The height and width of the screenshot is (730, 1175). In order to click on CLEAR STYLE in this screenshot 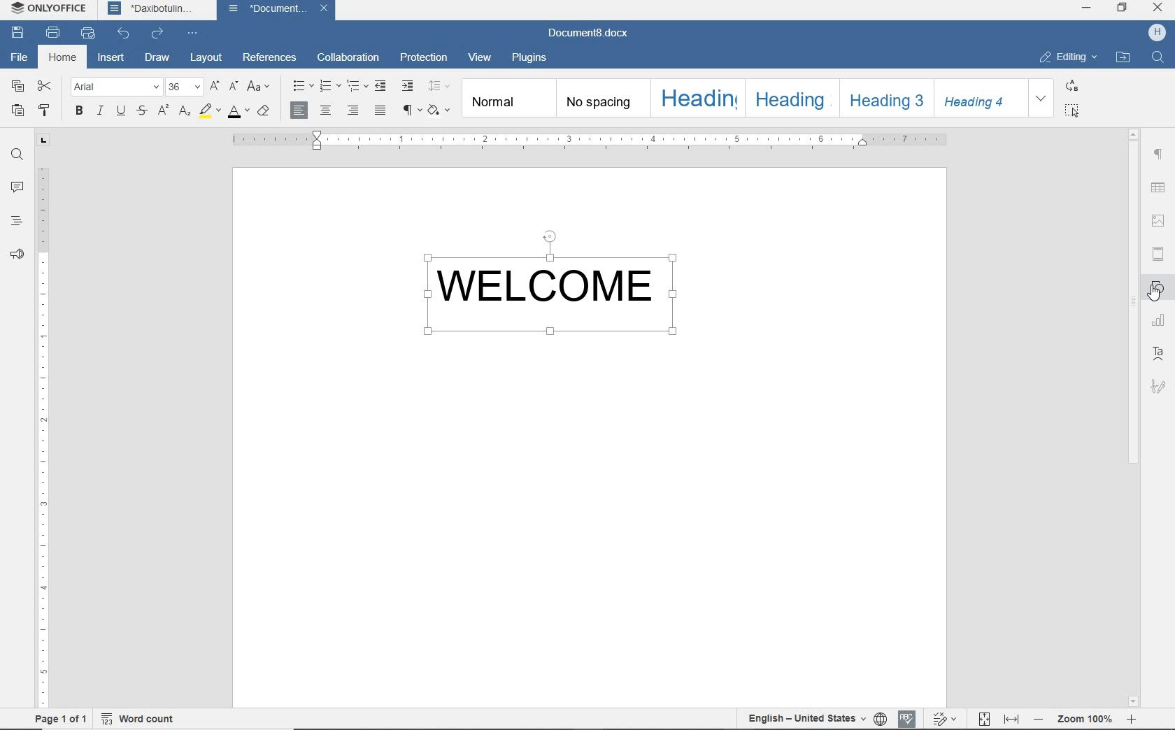, I will do `click(439, 110)`.